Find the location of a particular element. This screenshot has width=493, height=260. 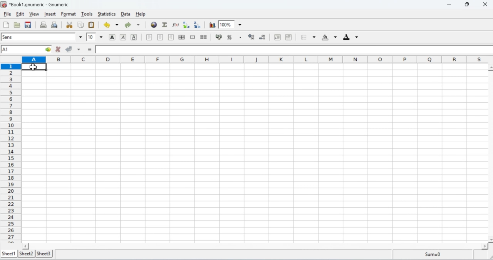

Insert is located at coordinates (50, 15).